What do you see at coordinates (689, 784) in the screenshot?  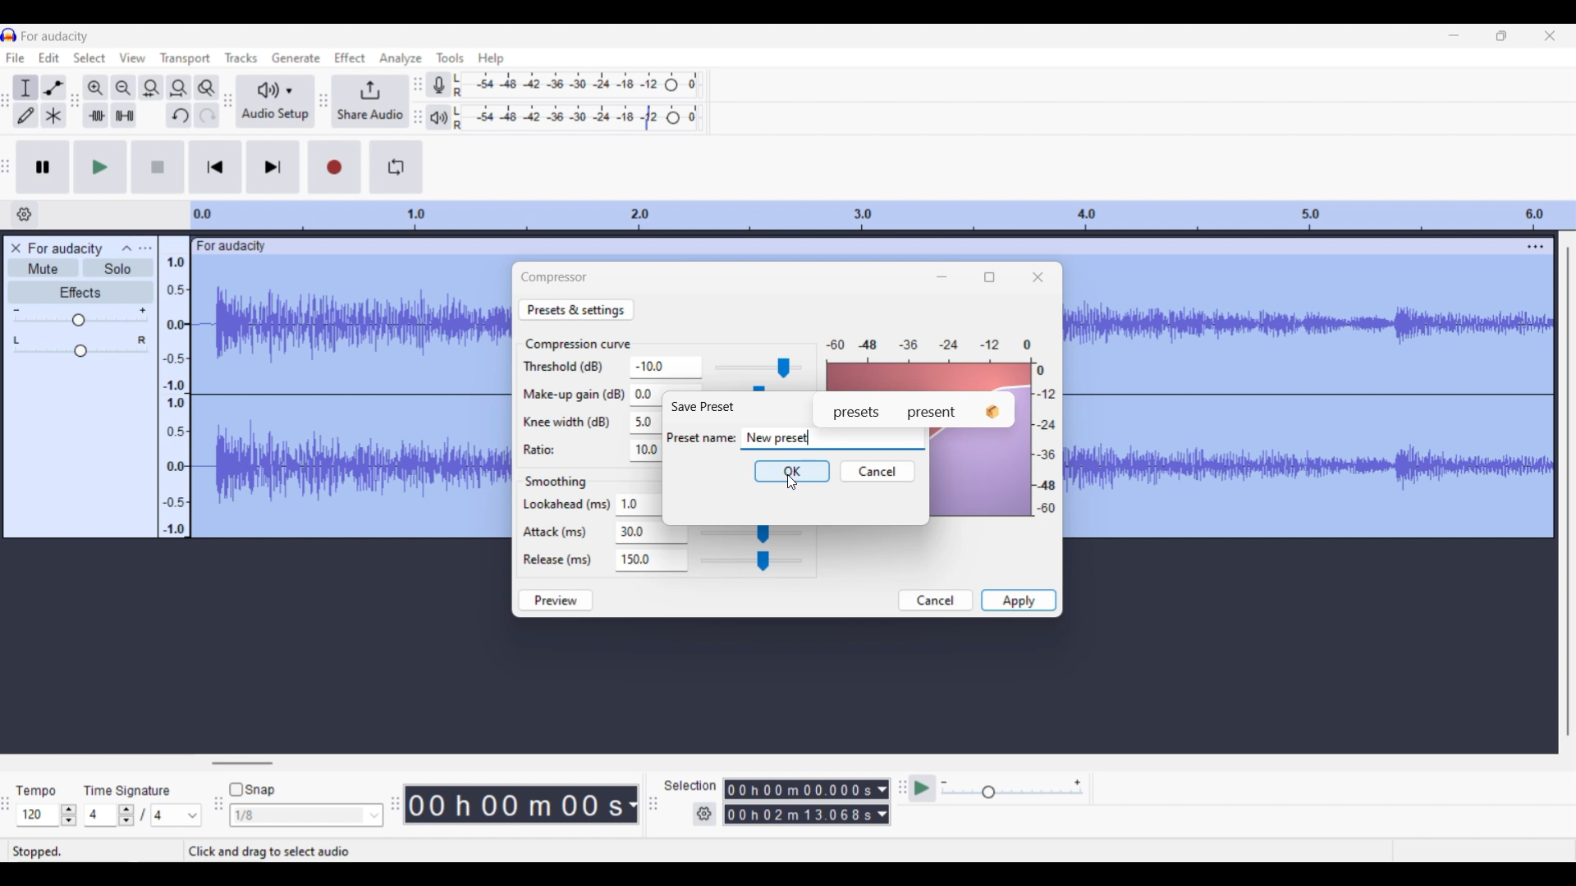 I see `selection` at bounding box center [689, 784].